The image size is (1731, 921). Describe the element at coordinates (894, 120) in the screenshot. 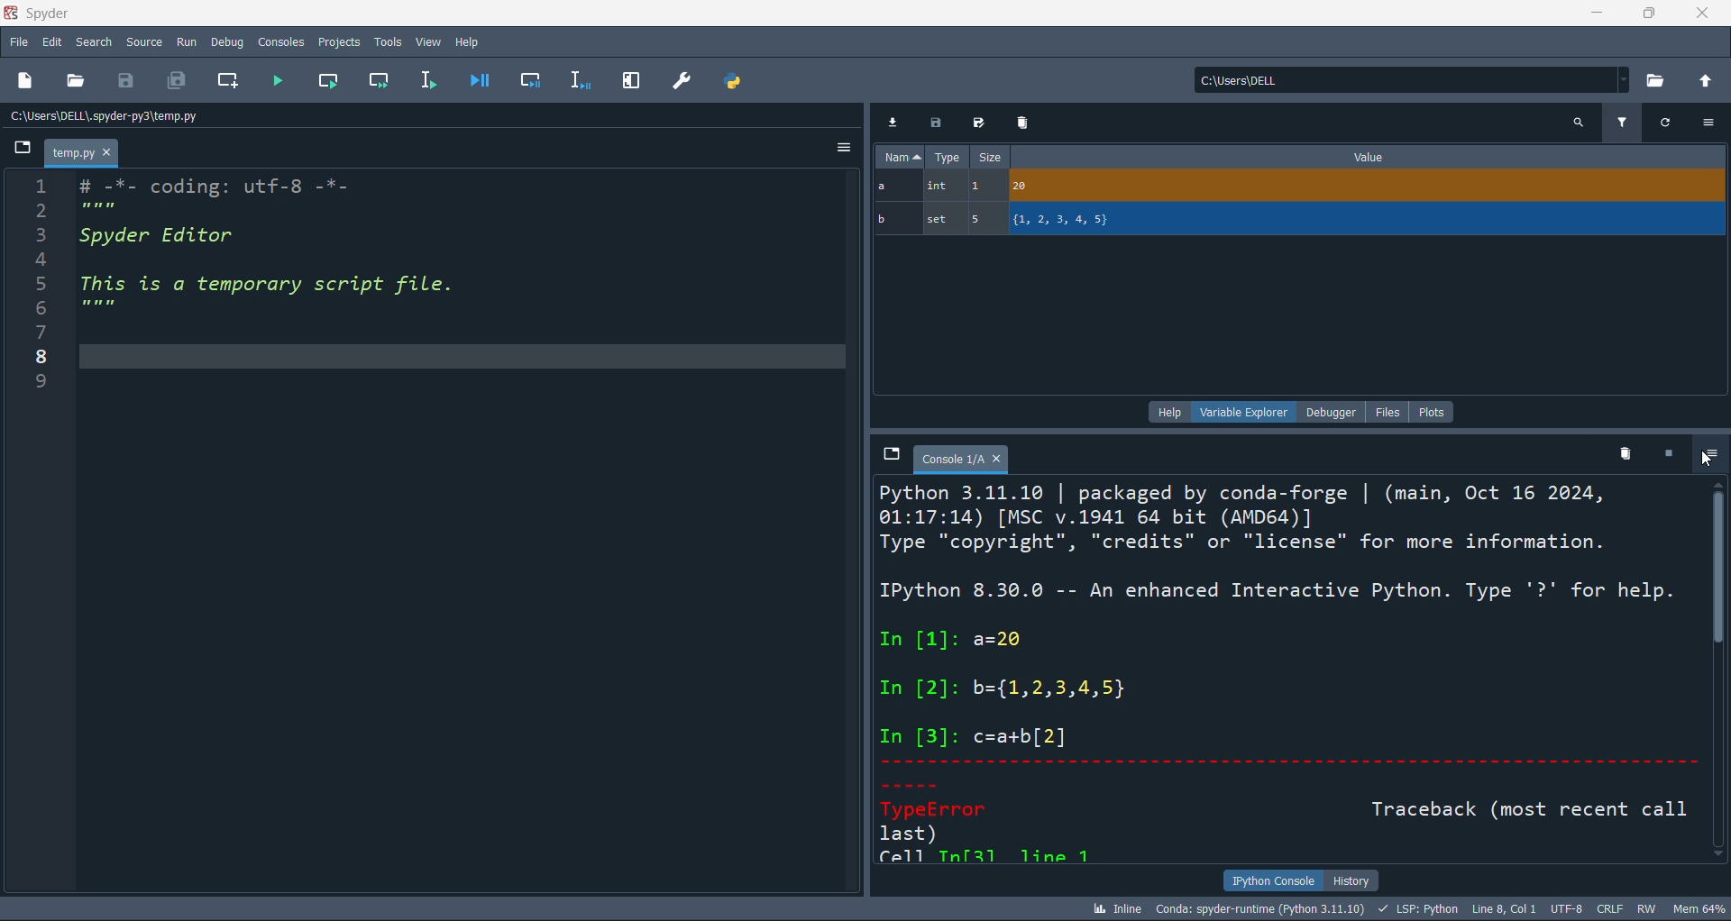

I see `import data` at that location.